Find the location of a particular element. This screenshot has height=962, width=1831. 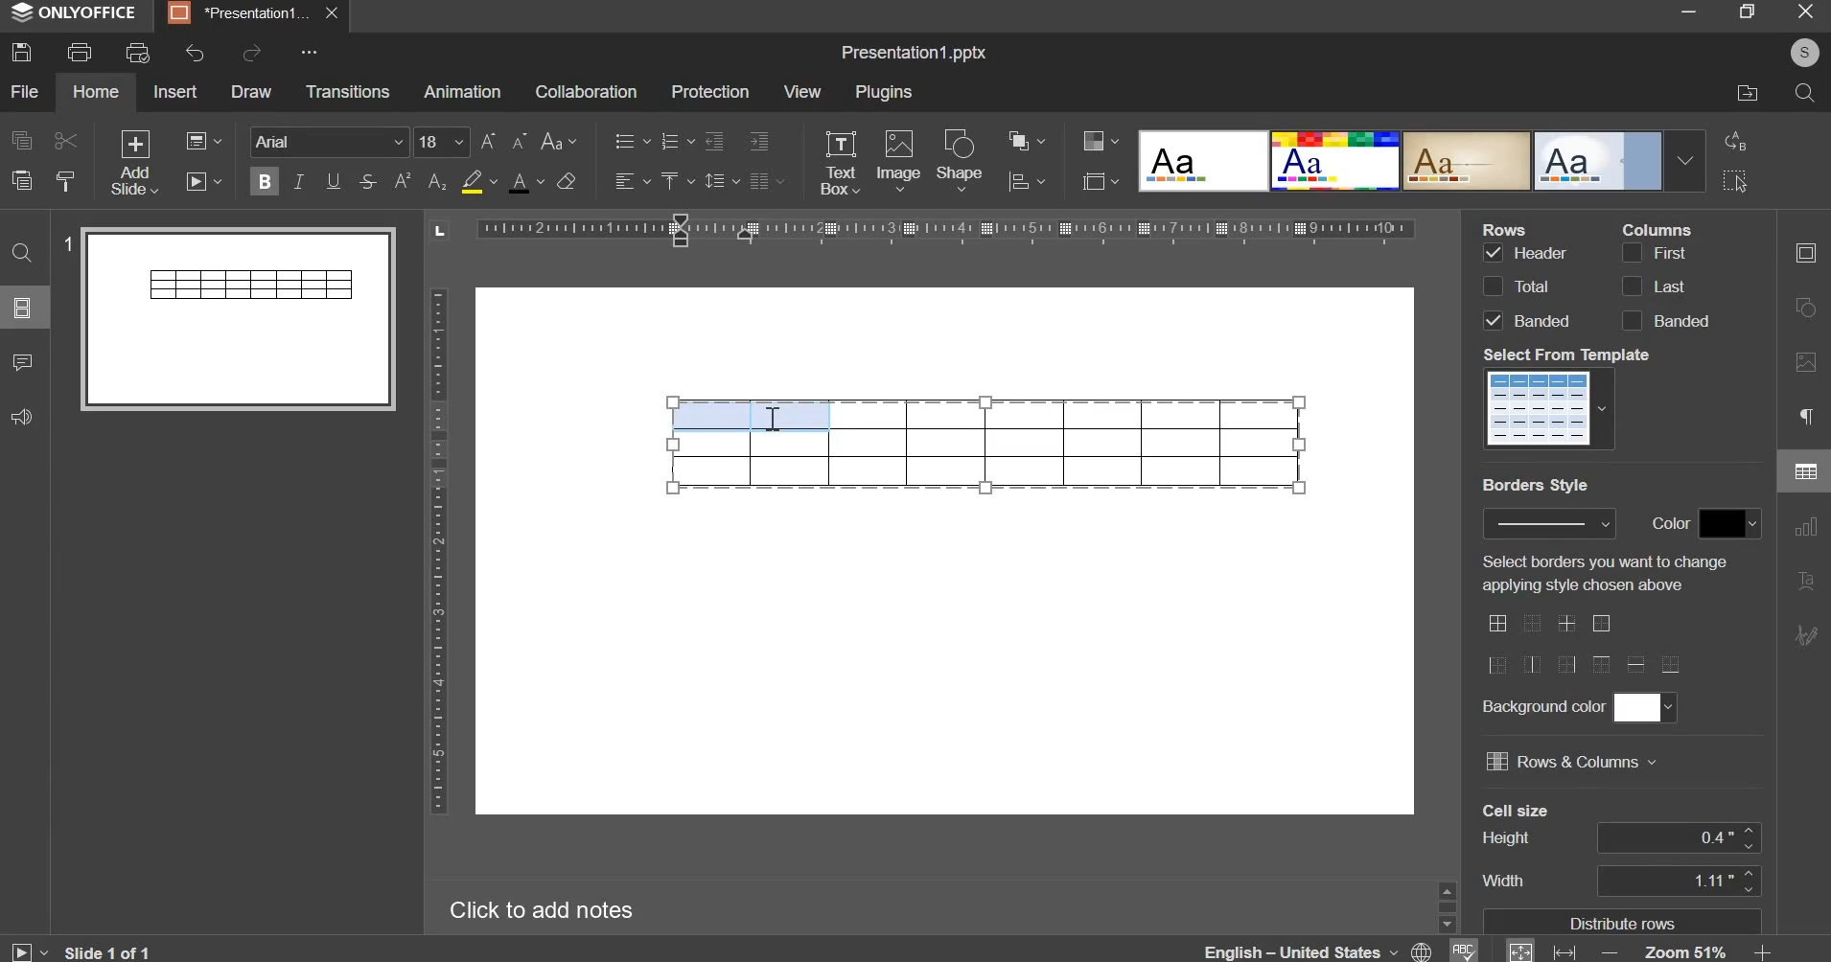

Click to add notes is located at coordinates (536, 906).